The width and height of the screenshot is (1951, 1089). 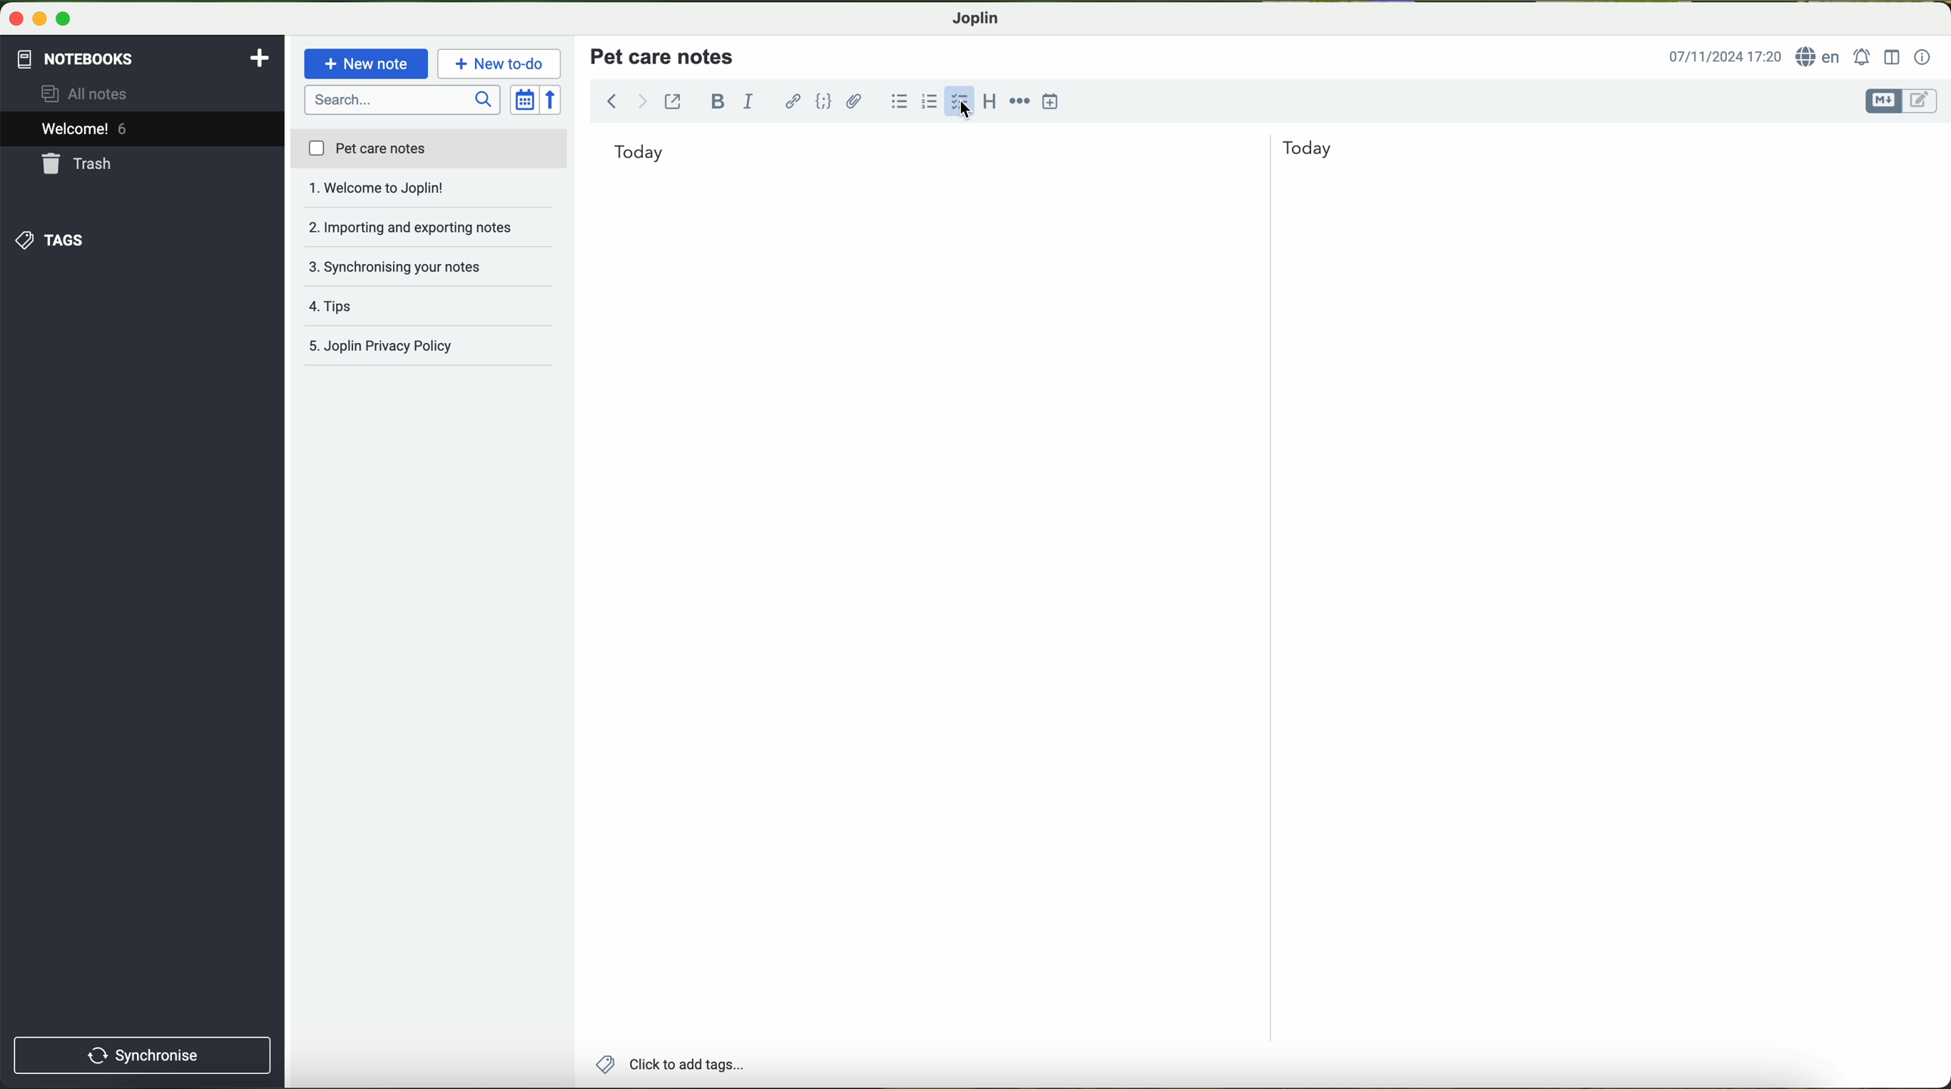 I want to click on joplin privacy policy, so click(x=421, y=348).